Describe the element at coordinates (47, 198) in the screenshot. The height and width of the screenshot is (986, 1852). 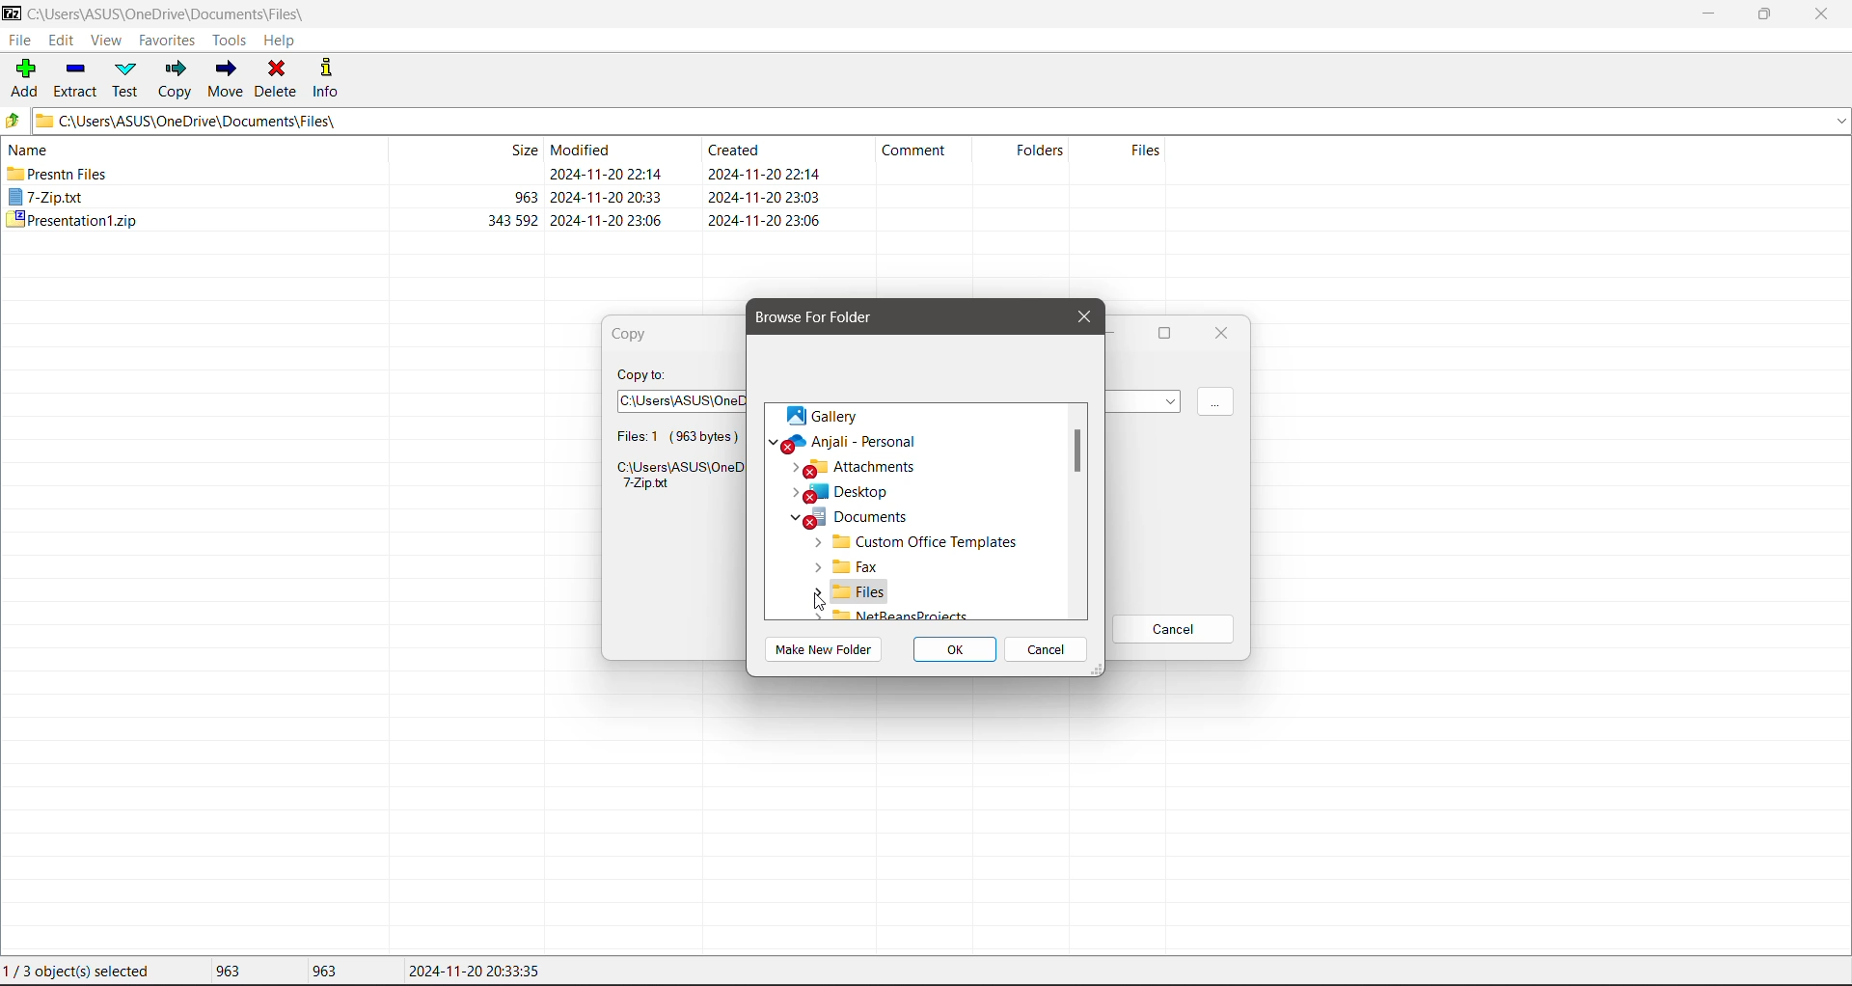
I see `7.zip.txt` at that location.